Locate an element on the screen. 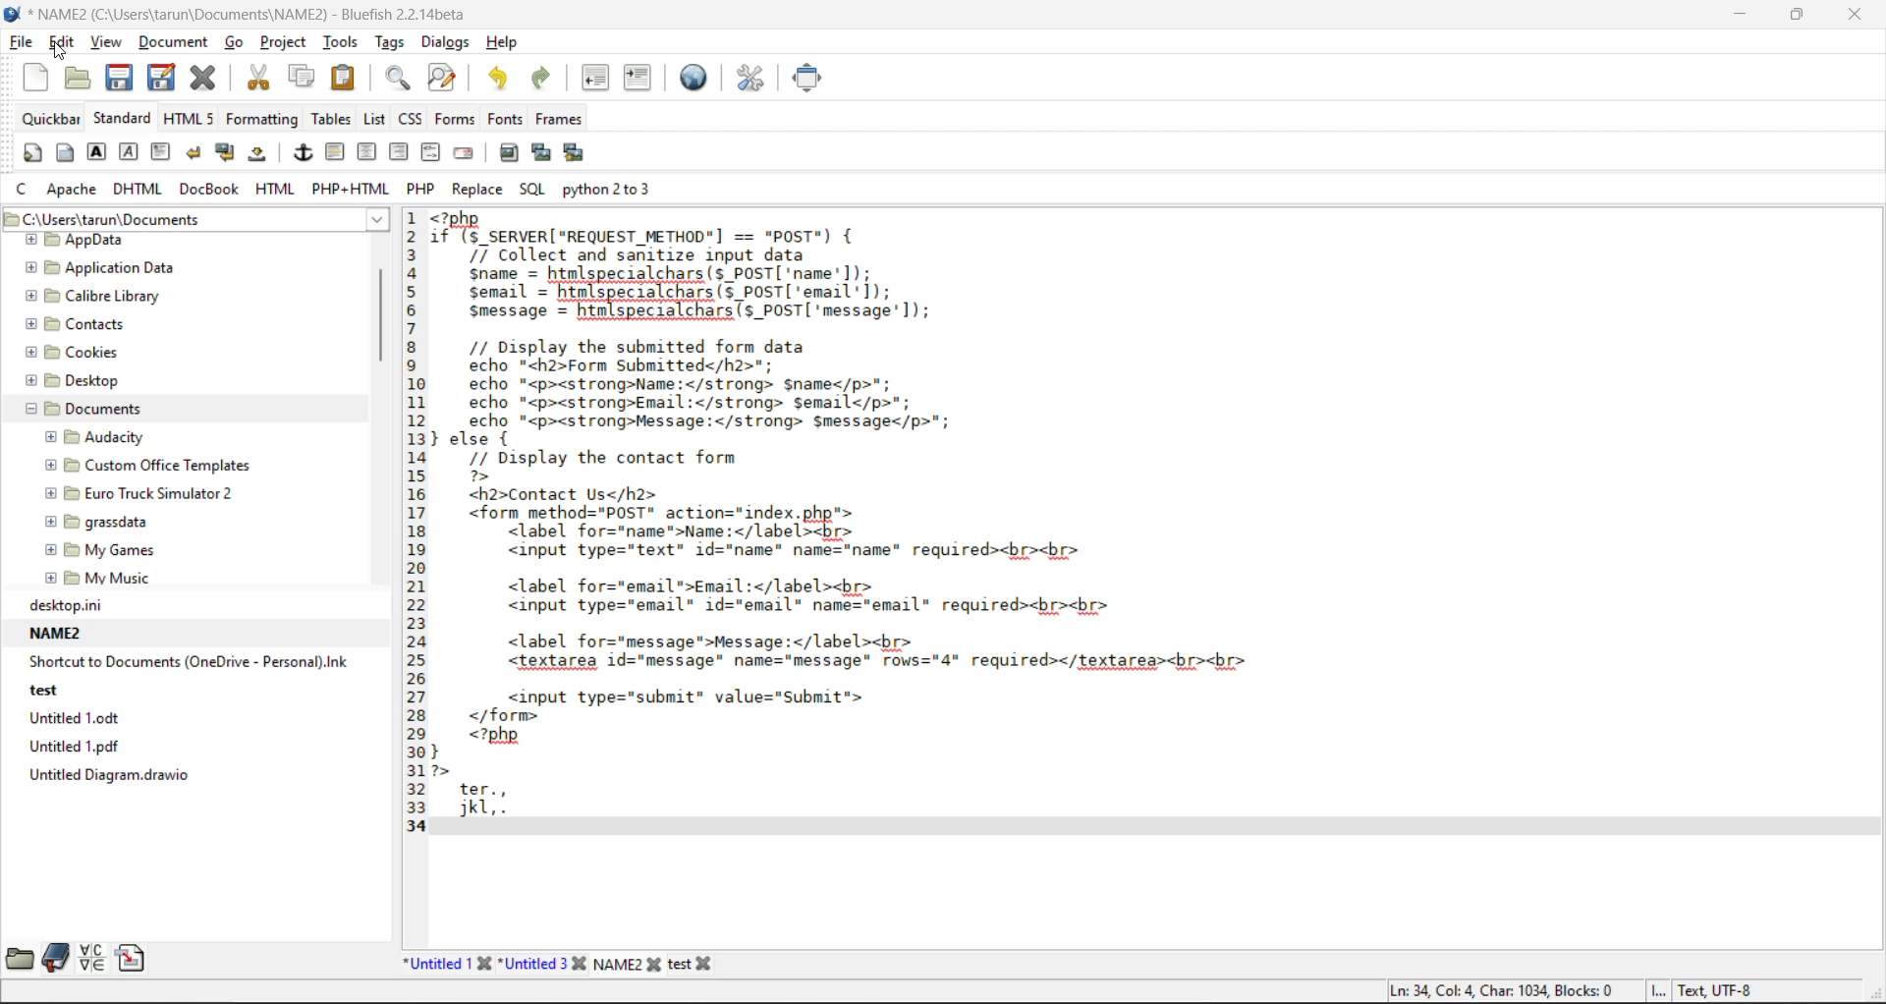 The height and width of the screenshot is (1004, 1886). line number is located at coordinates (413, 522).